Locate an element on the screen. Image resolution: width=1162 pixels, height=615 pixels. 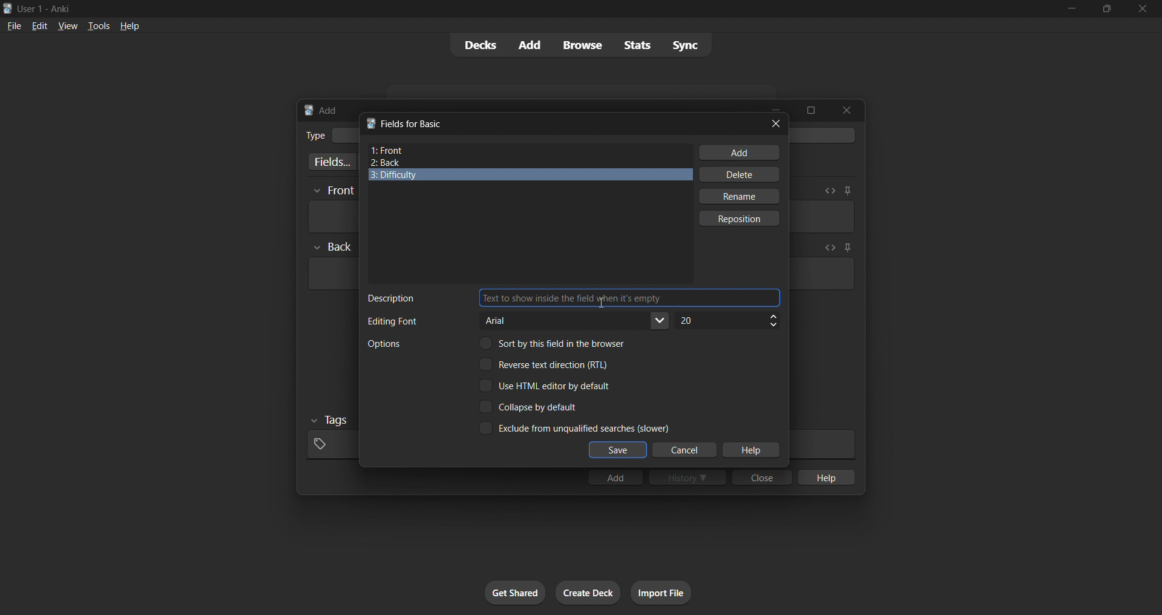
help is located at coordinates (750, 450).